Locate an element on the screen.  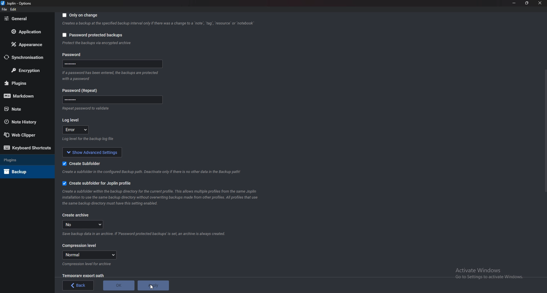
Temporary export path is located at coordinates (83, 275).